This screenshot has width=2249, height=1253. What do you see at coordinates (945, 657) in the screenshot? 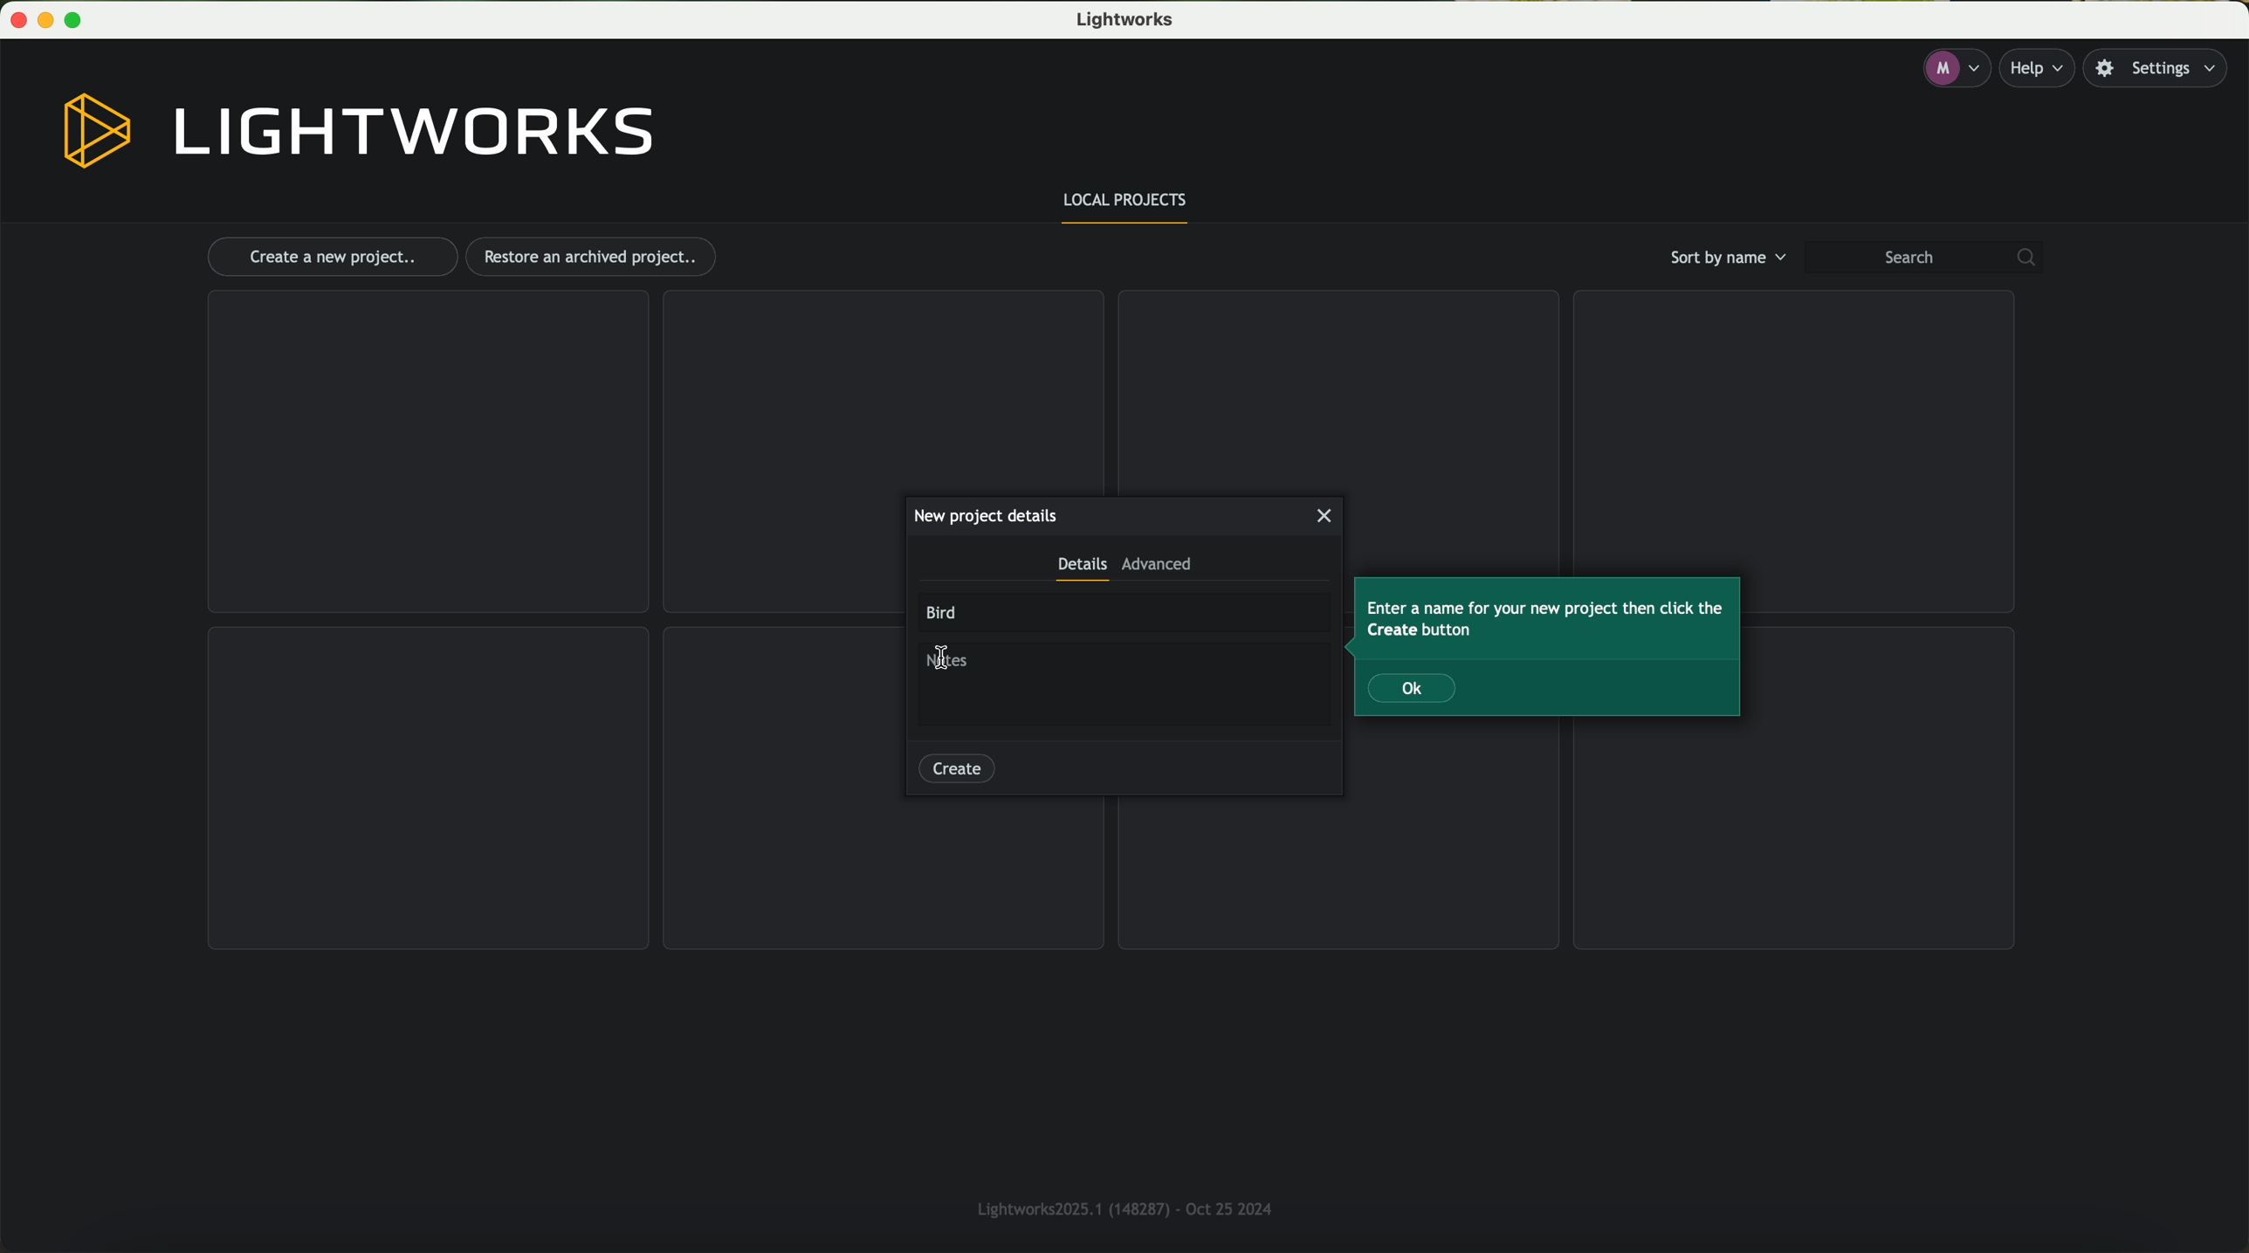
I see `Mouse Cursor` at bounding box center [945, 657].